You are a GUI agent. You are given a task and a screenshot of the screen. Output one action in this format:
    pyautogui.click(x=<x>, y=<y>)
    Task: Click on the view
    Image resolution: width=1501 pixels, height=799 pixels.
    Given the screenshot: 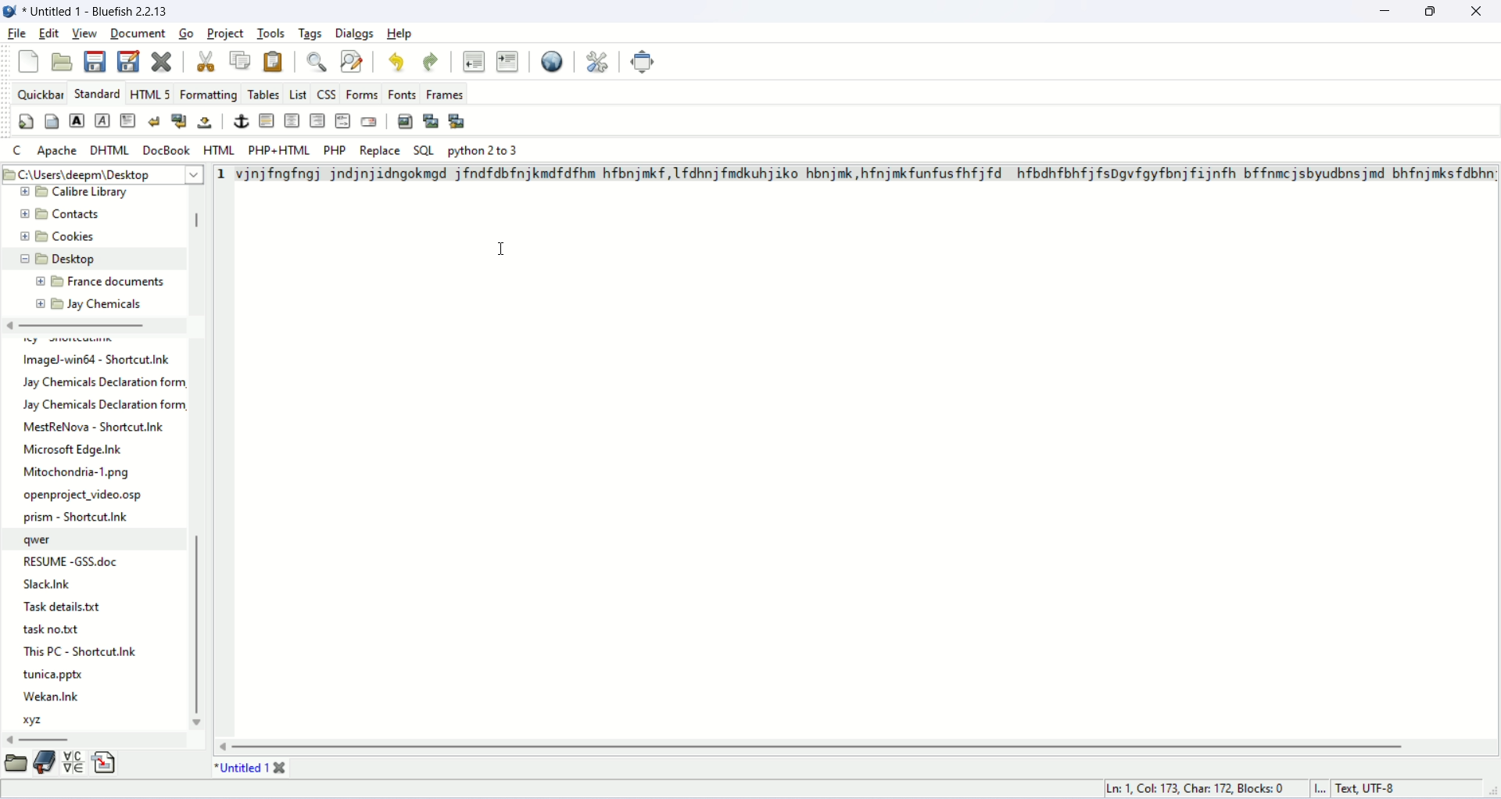 What is the action you would take?
    pyautogui.click(x=85, y=32)
    